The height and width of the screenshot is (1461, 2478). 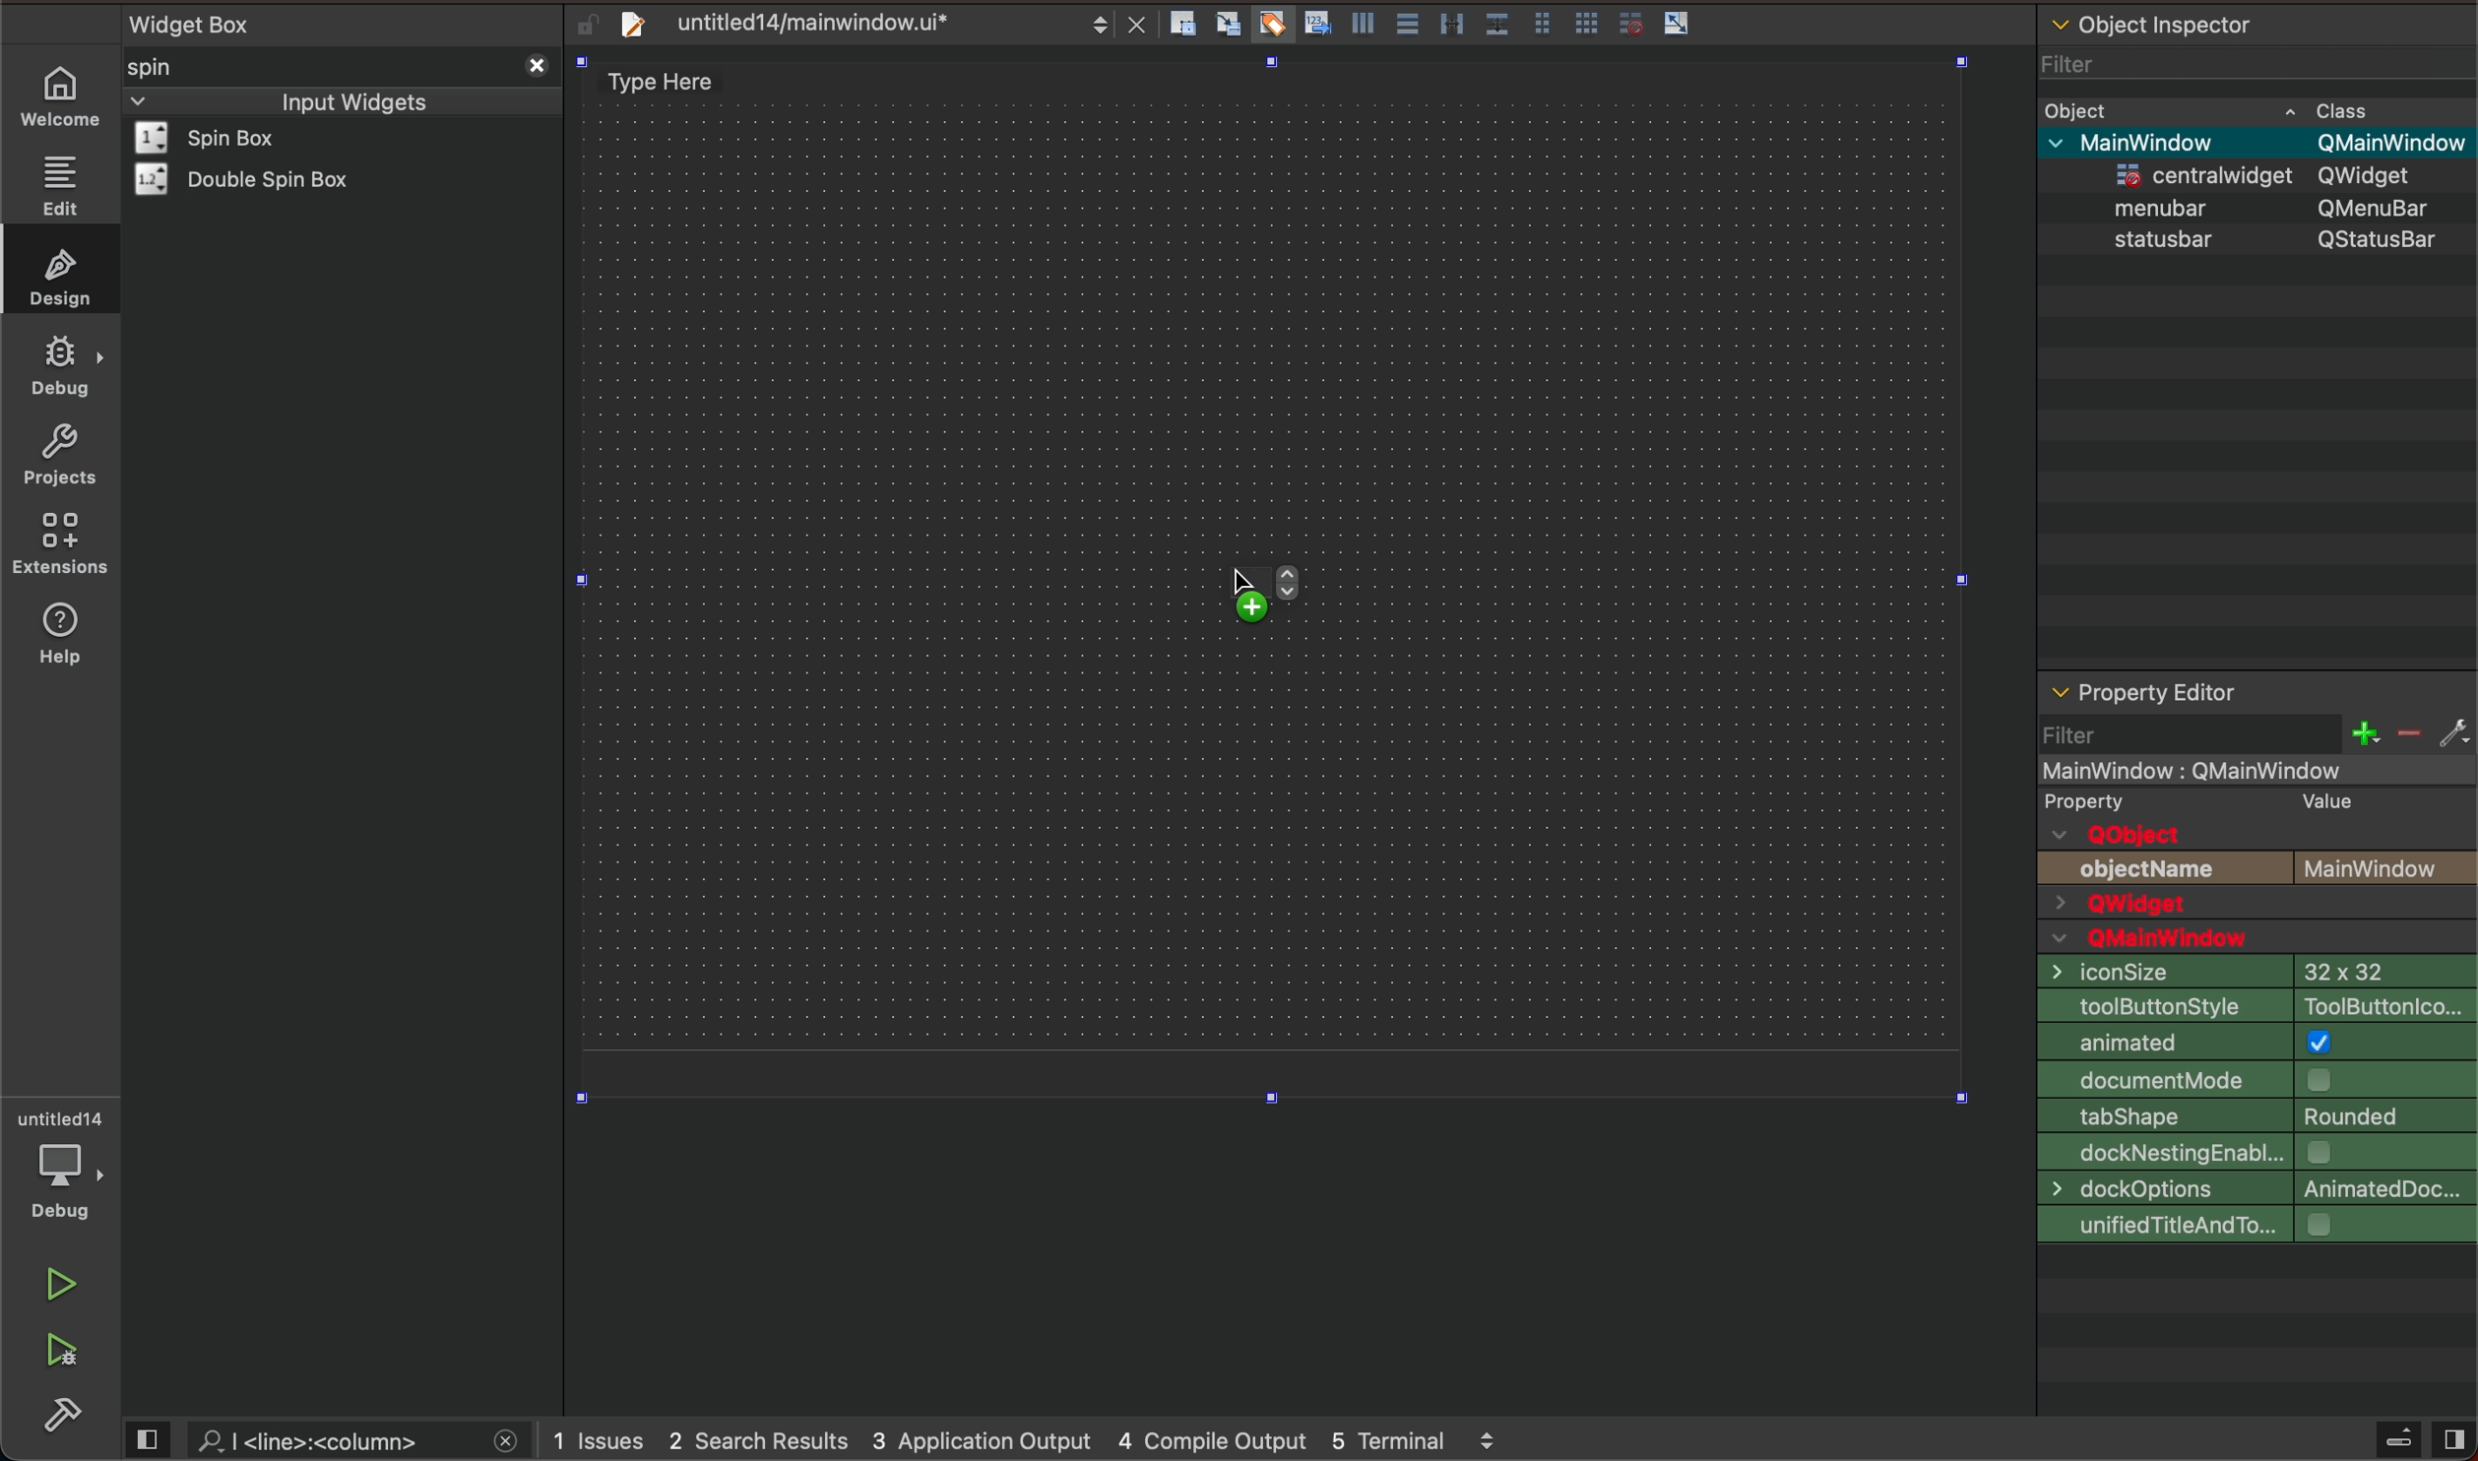 I want to click on , so click(x=2379, y=207).